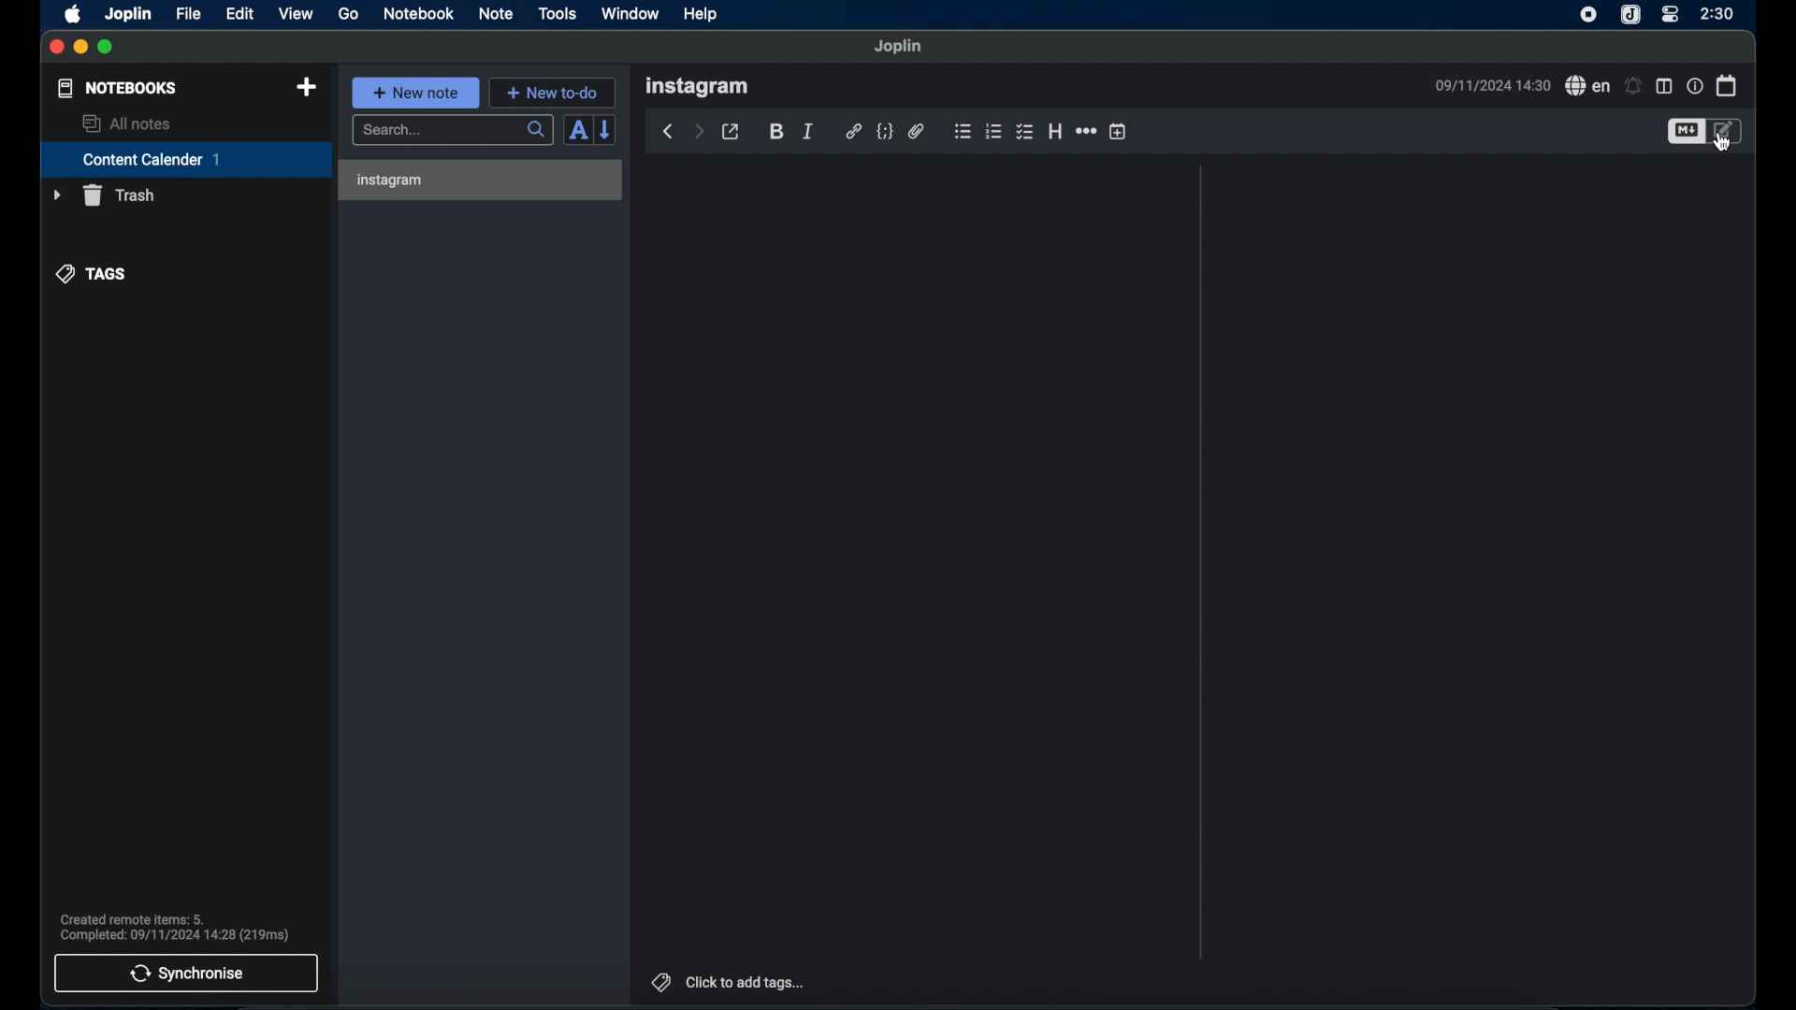  Describe the element at coordinates (417, 13) in the screenshot. I see `notebook` at that location.